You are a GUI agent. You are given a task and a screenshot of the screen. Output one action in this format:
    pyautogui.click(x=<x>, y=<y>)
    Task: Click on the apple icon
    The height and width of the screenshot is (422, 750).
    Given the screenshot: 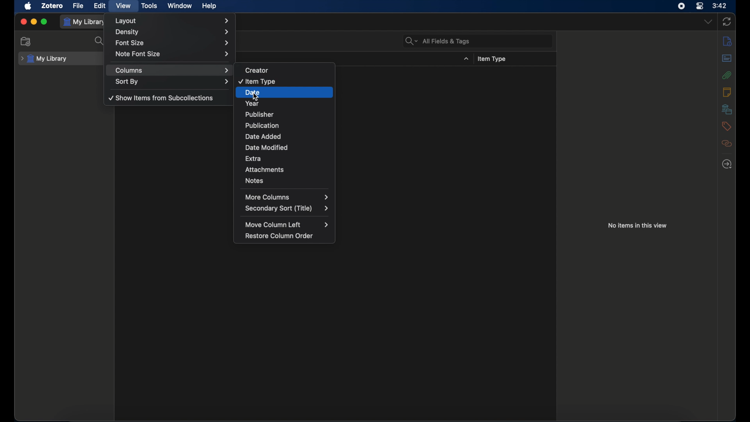 What is the action you would take?
    pyautogui.click(x=29, y=6)
    